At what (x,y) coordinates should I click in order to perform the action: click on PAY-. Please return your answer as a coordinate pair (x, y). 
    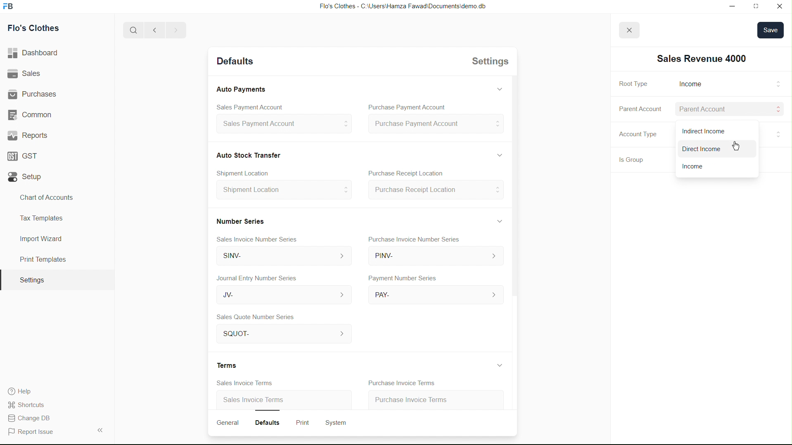
    Looking at the image, I should click on (436, 294).